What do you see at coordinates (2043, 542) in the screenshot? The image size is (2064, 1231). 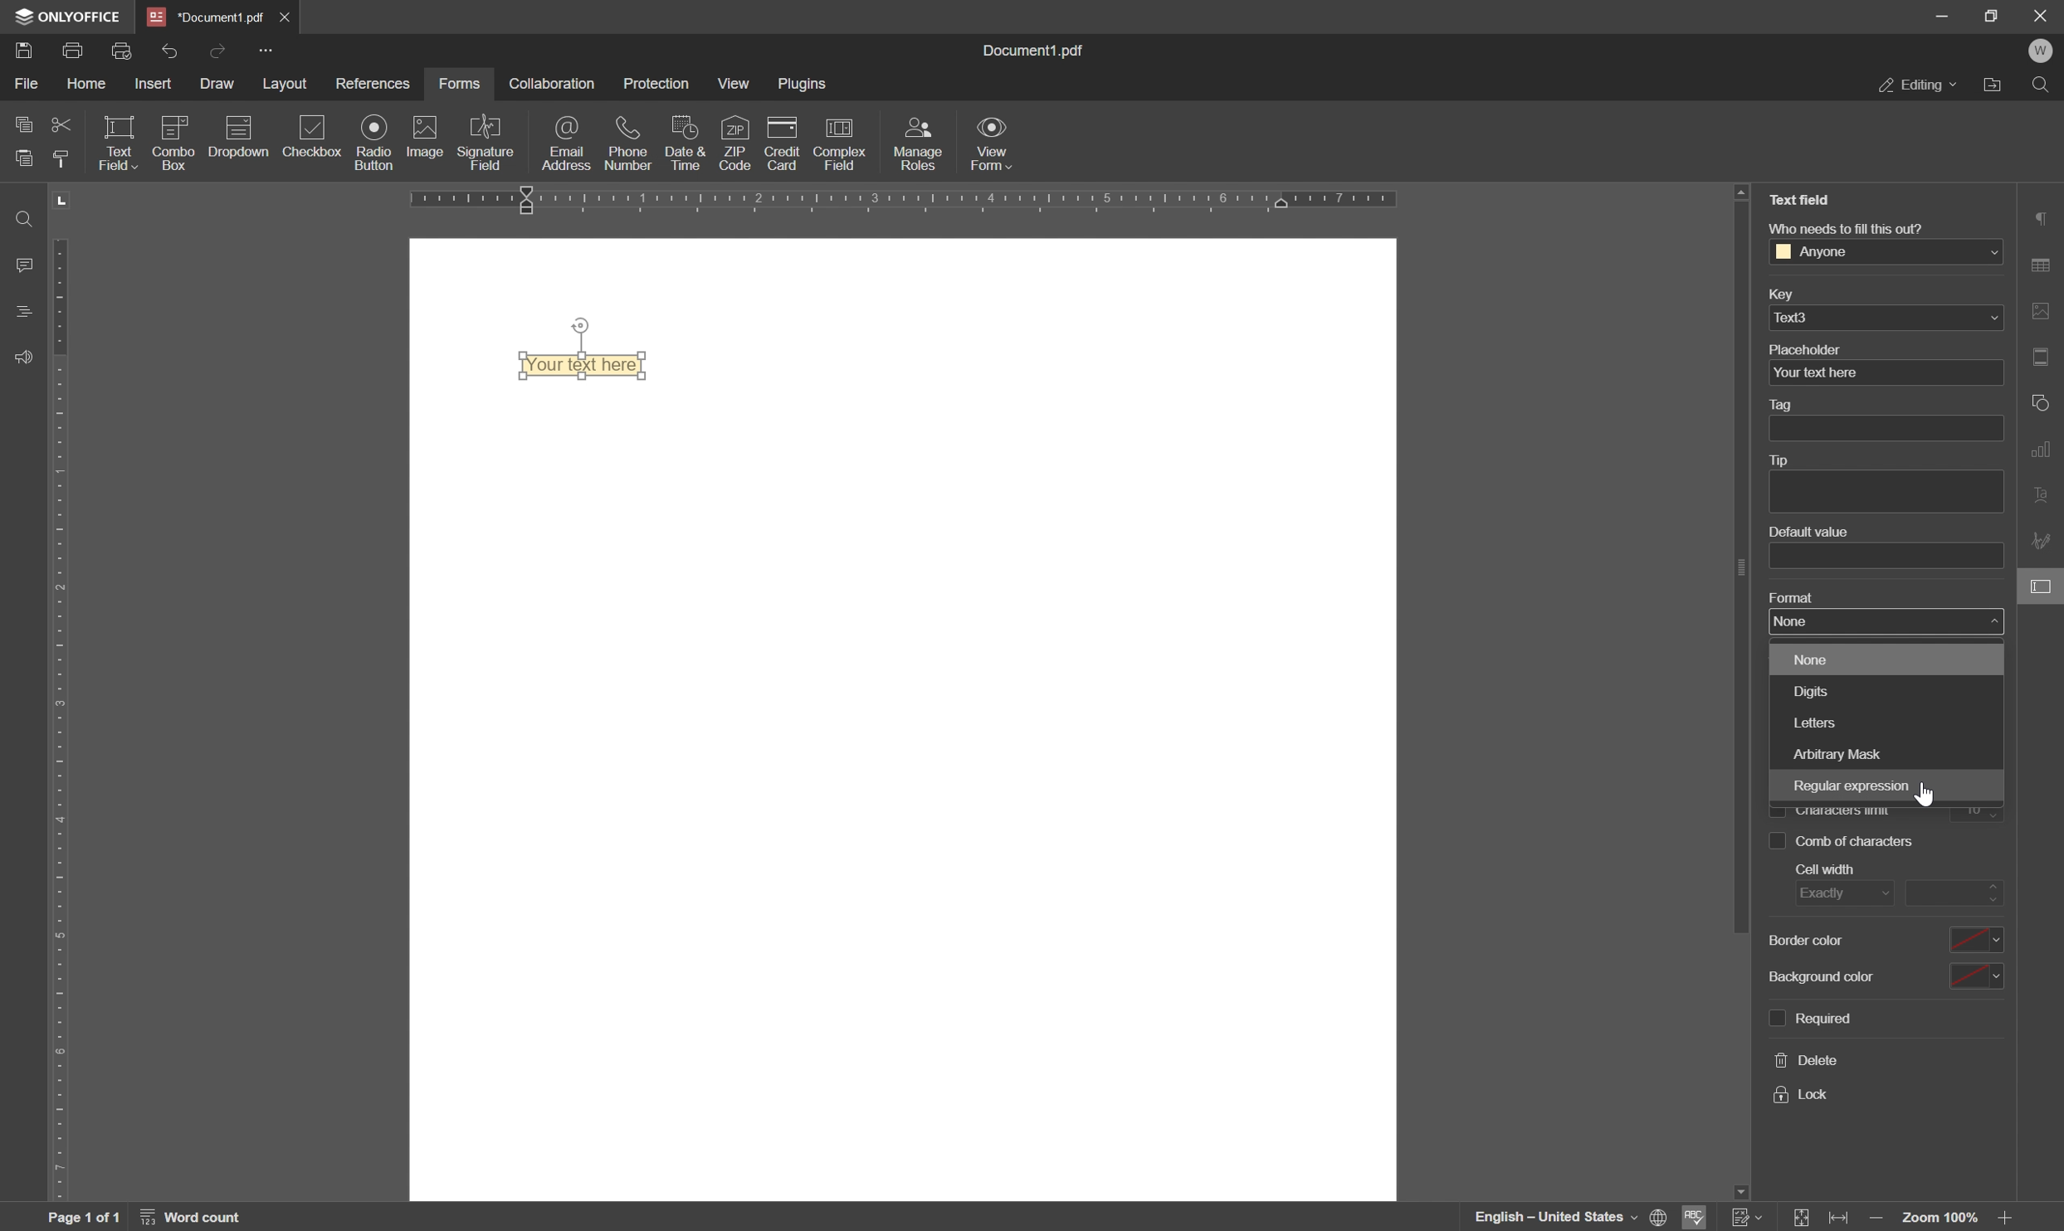 I see `signature settings` at bounding box center [2043, 542].